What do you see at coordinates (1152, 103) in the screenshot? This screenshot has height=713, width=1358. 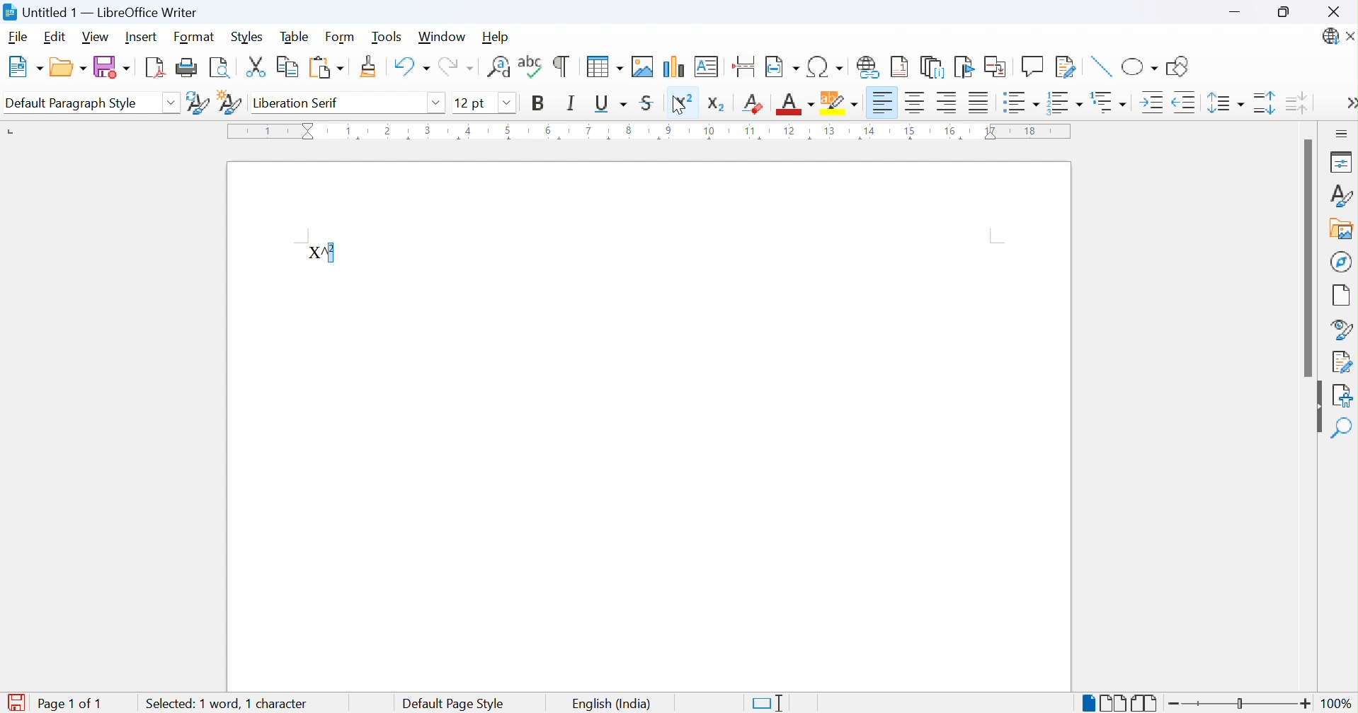 I see `Increase indent` at bounding box center [1152, 103].